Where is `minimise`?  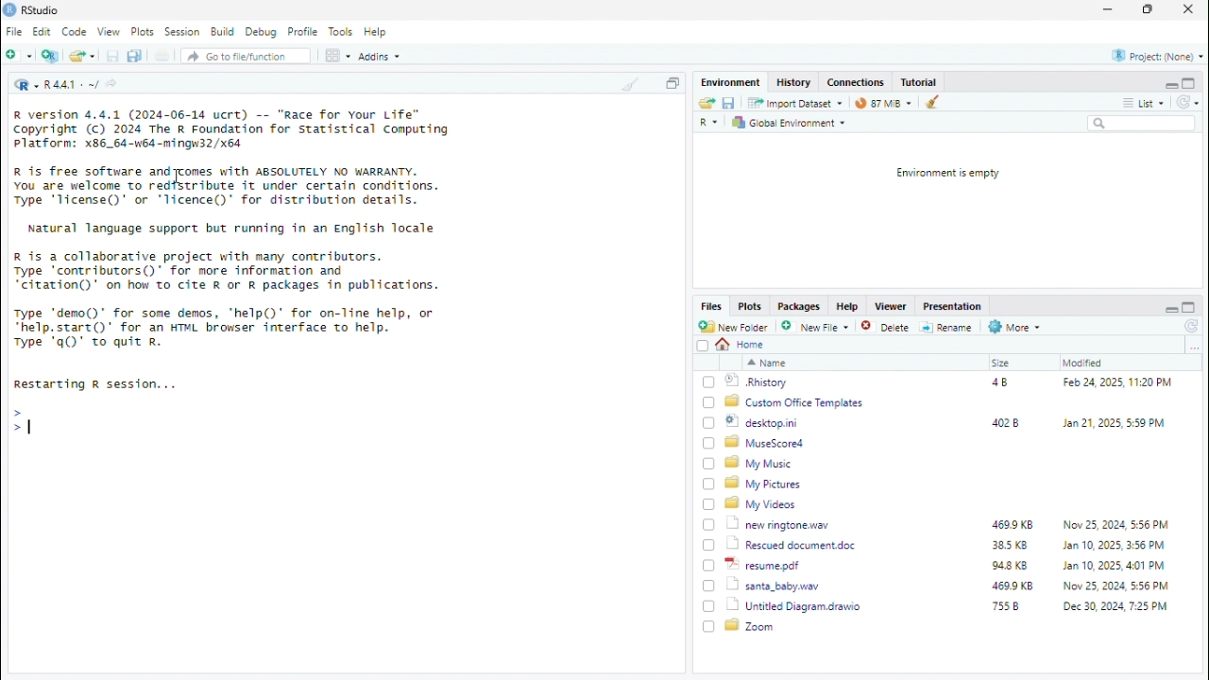
minimise is located at coordinates (1170, 310).